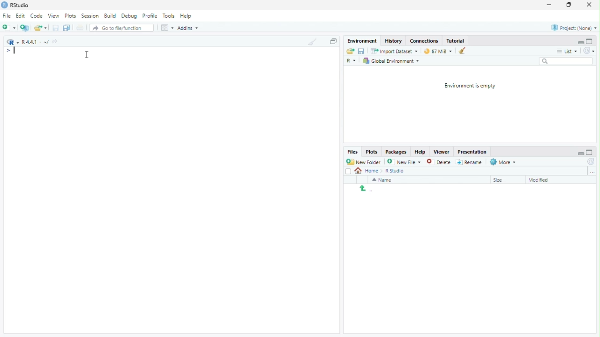 This screenshot has height=337, width=600. What do you see at coordinates (403, 161) in the screenshot?
I see `New File` at bounding box center [403, 161].